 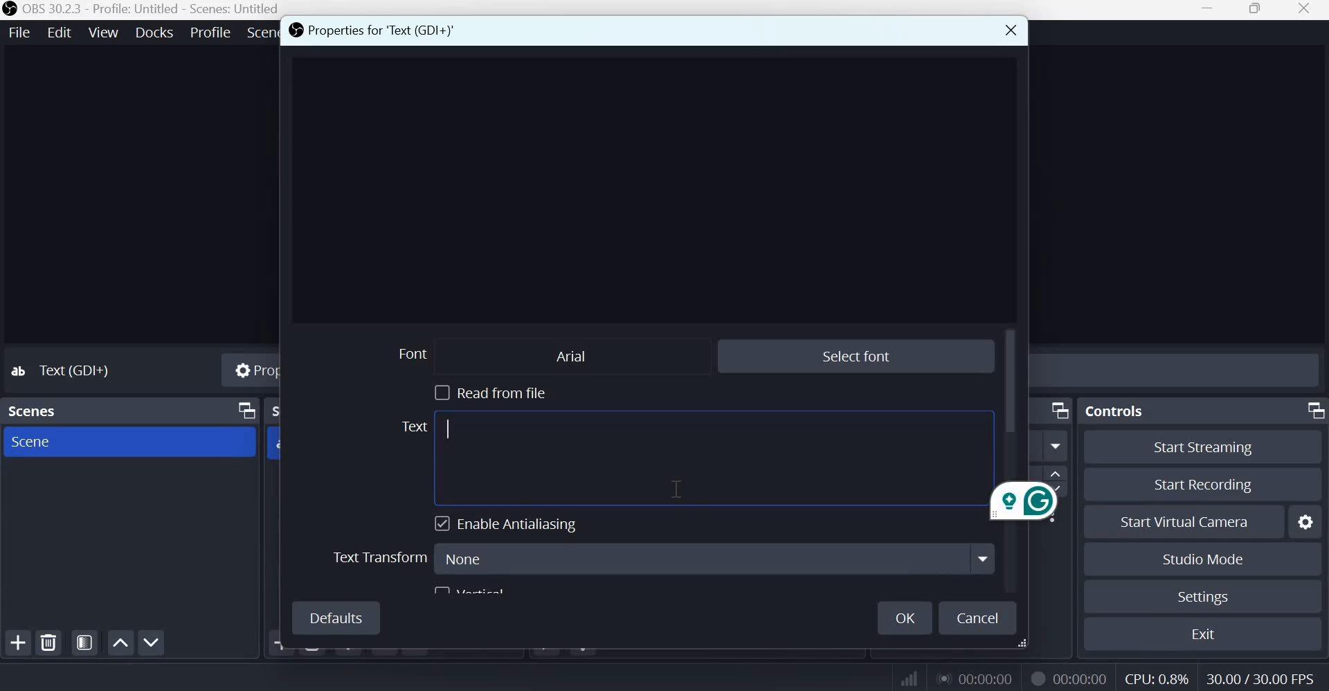 What do you see at coordinates (210, 33) in the screenshot?
I see `Profile` at bounding box center [210, 33].